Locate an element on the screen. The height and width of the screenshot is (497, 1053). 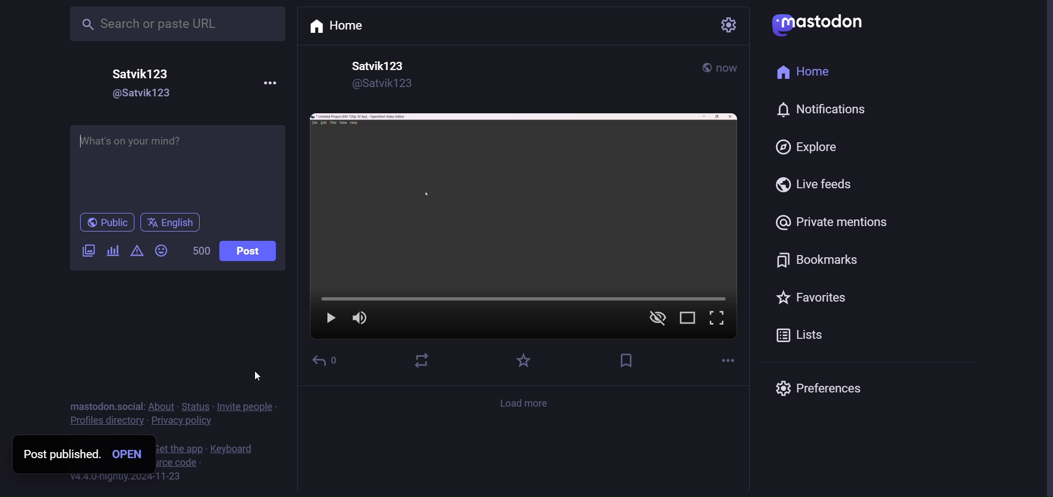
notification is located at coordinates (819, 108).